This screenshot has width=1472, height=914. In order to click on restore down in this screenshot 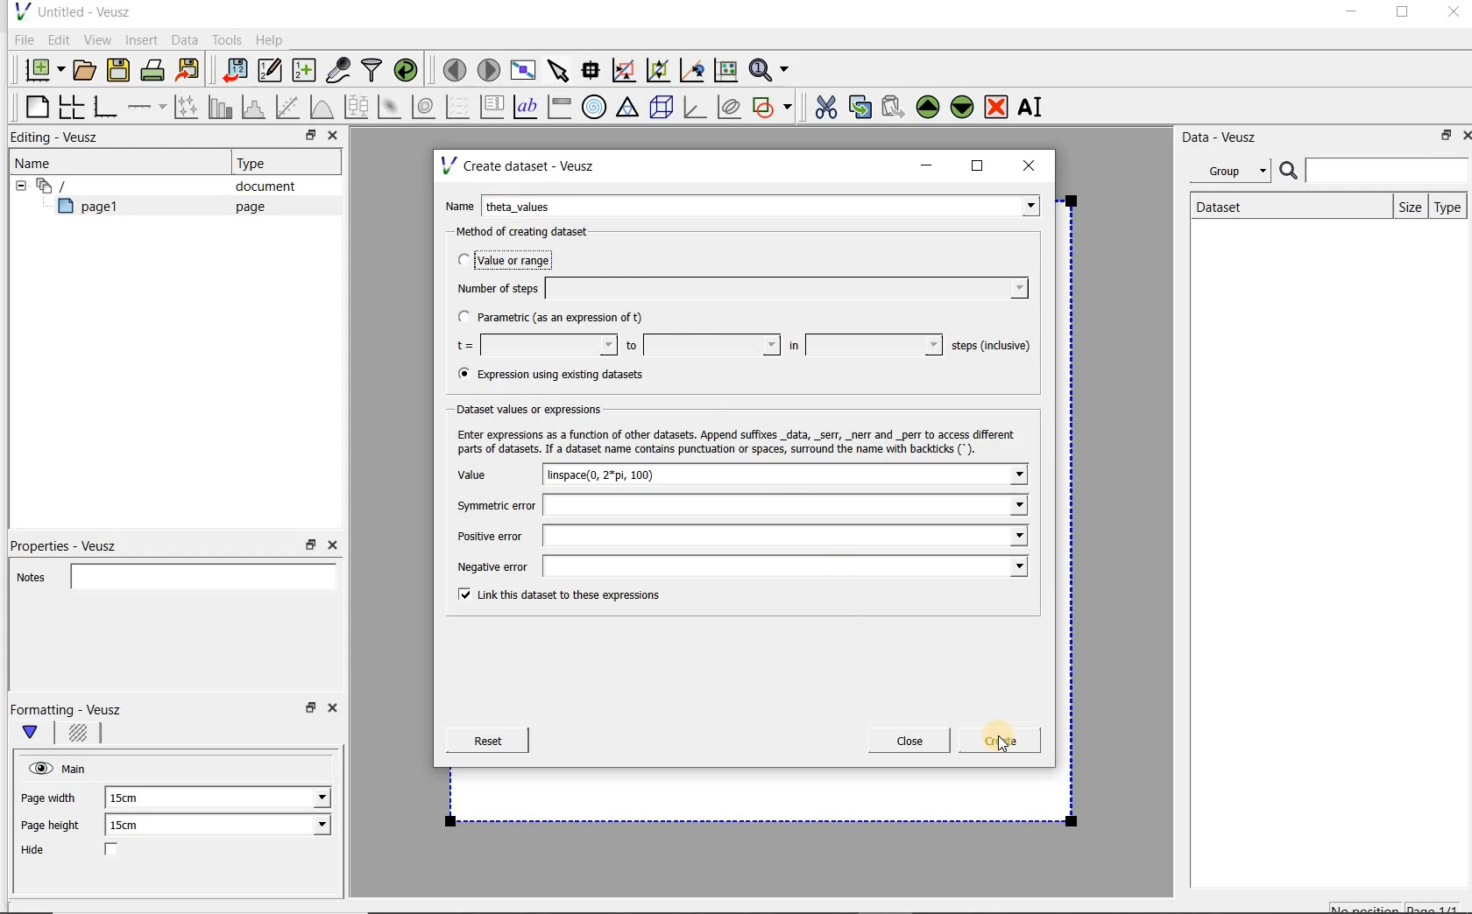, I will do `click(308, 713)`.